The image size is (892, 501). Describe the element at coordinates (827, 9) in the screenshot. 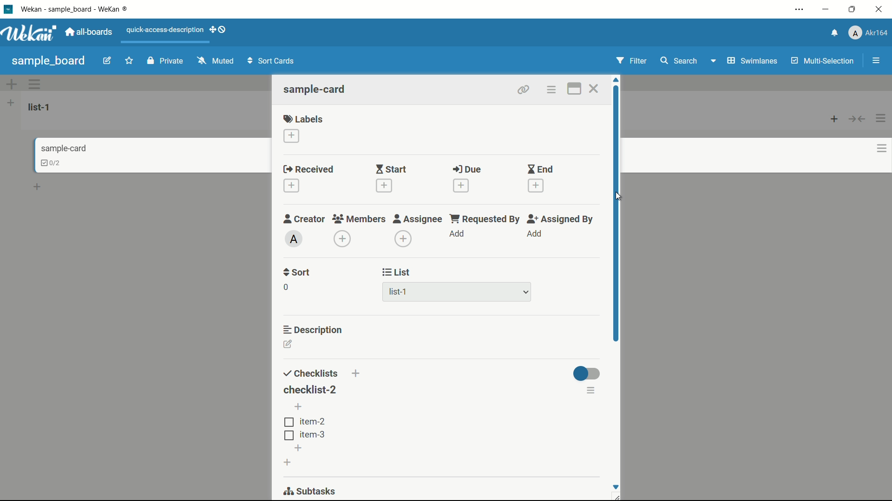

I see `minimize` at that location.